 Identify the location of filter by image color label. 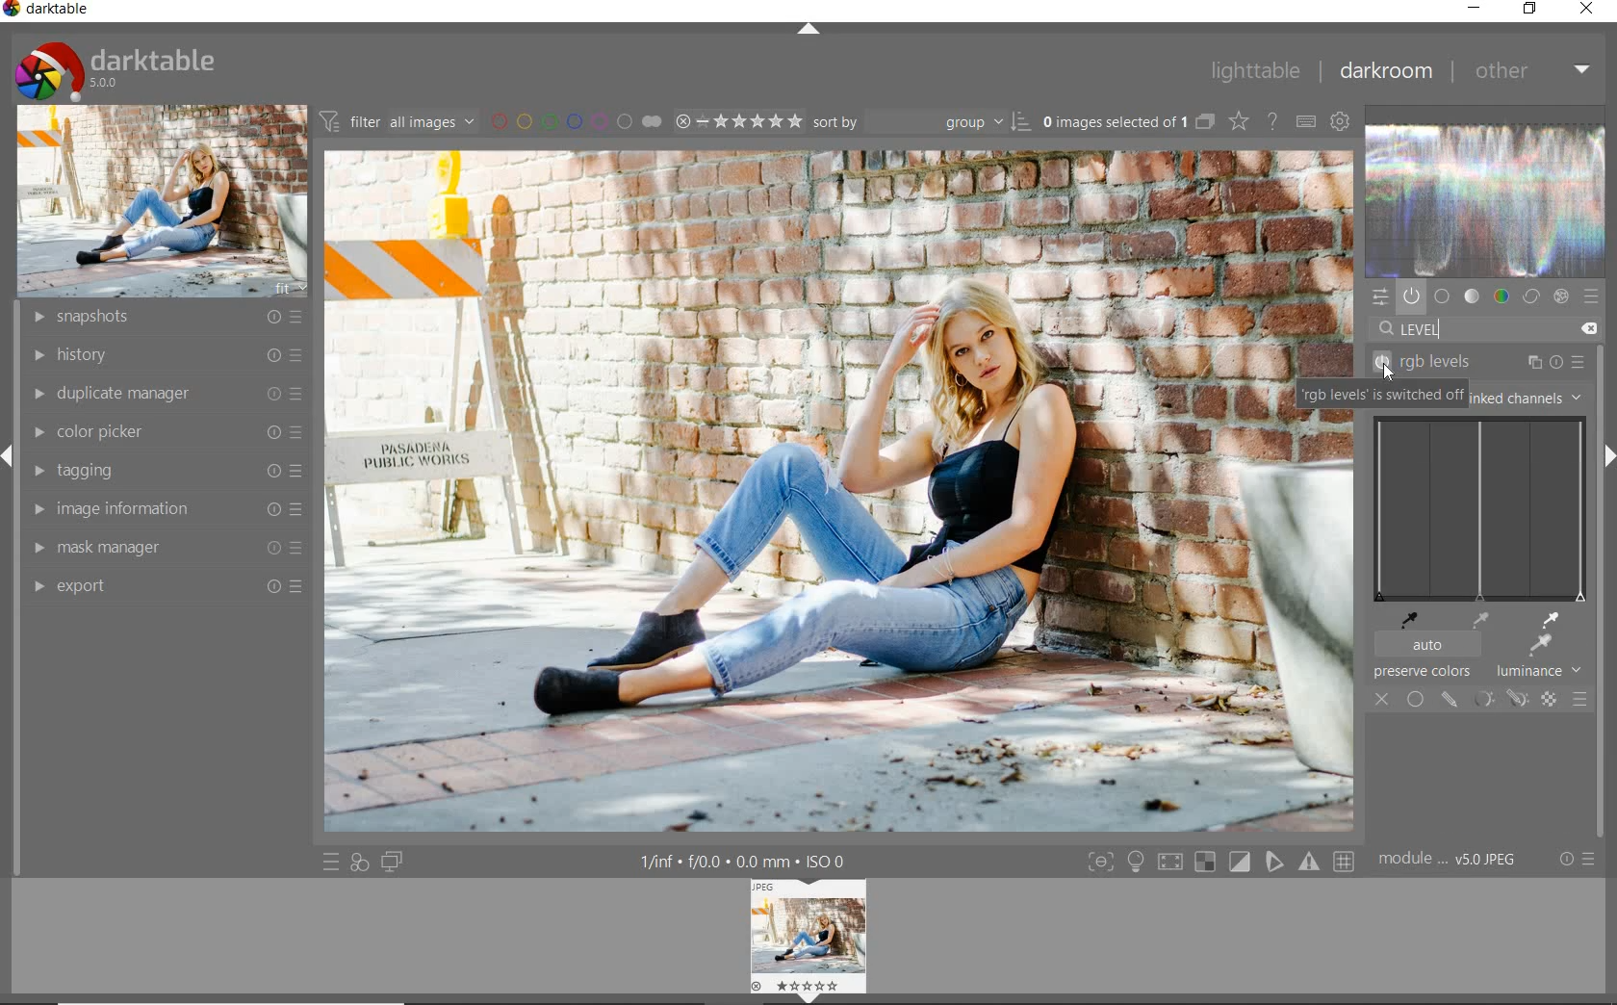
(576, 119).